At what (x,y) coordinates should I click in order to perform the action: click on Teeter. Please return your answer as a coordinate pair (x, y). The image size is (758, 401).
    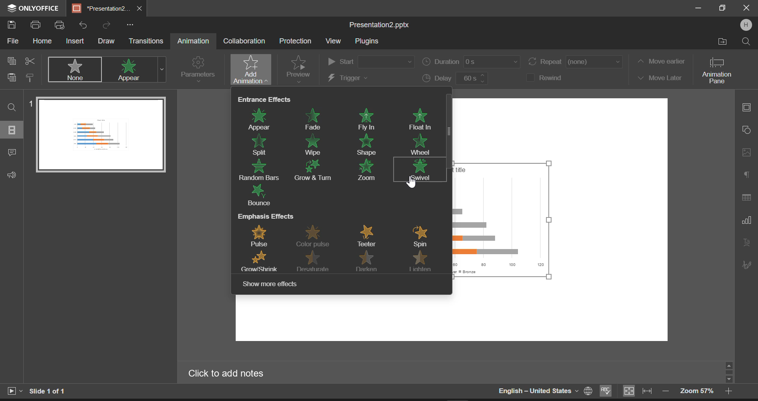
    Looking at the image, I should click on (369, 236).